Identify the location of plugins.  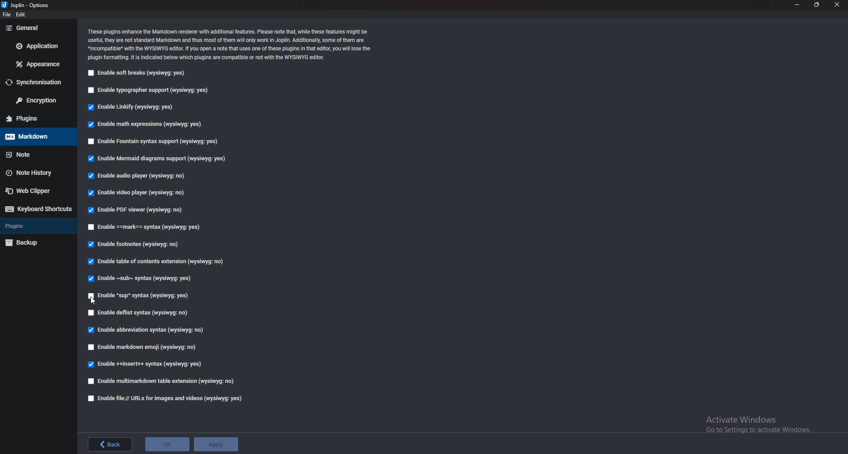
(37, 227).